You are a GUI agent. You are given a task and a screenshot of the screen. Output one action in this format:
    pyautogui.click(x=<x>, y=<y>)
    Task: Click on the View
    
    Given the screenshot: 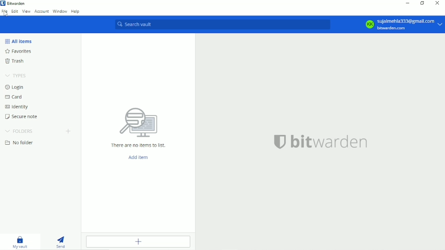 What is the action you would take?
    pyautogui.click(x=26, y=12)
    